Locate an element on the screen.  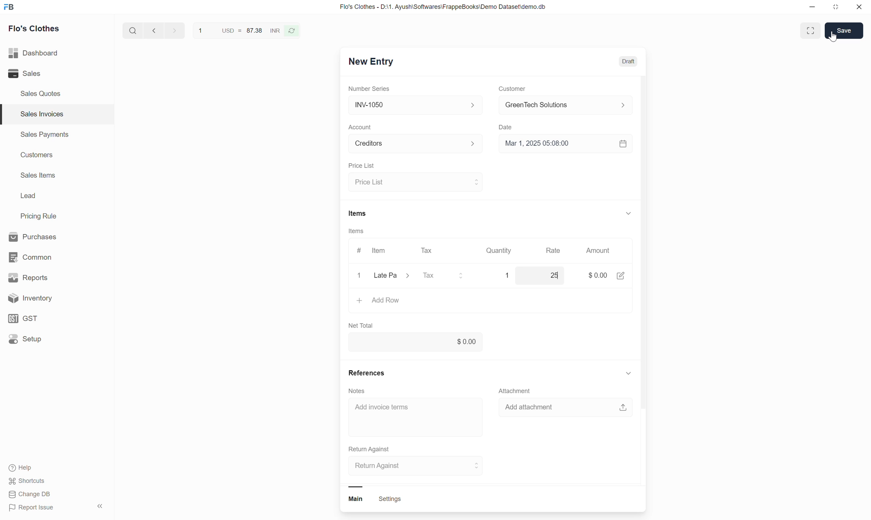
Flo's Clothes is located at coordinates (38, 30).